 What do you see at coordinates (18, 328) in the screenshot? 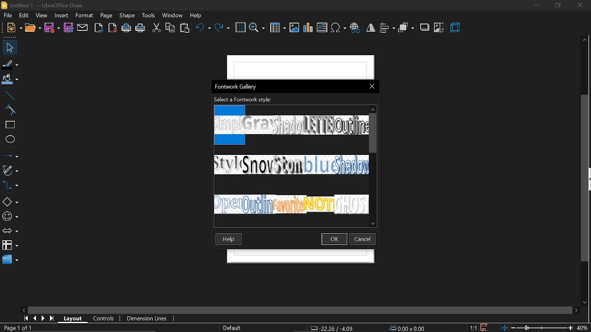
I see `Page 1 of 1` at bounding box center [18, 328].